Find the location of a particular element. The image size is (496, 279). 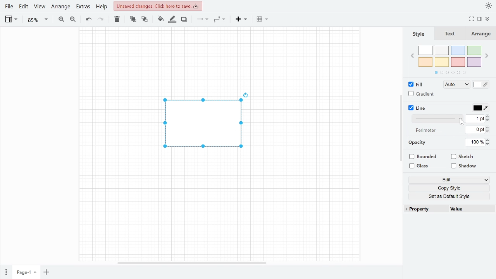

Line width is located at coordinates (475, 119).